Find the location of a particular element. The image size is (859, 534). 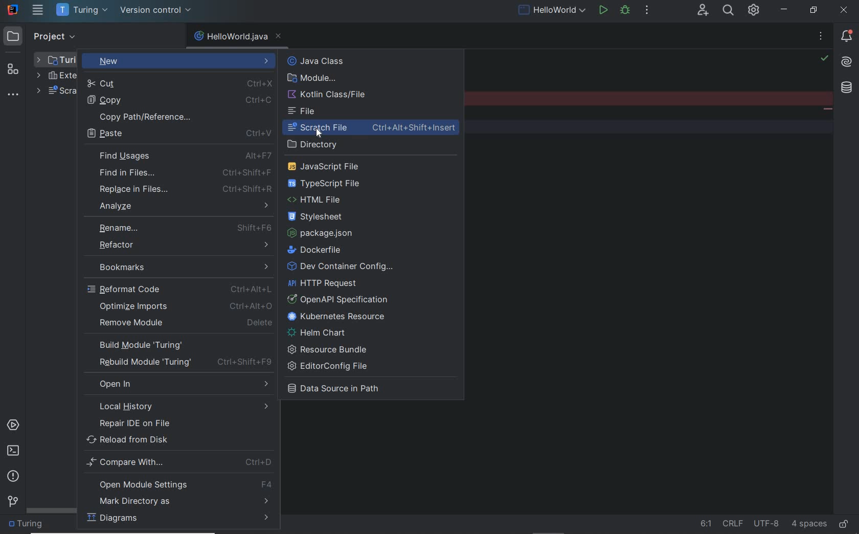

CLOSE is located at coordinates (846, 10).